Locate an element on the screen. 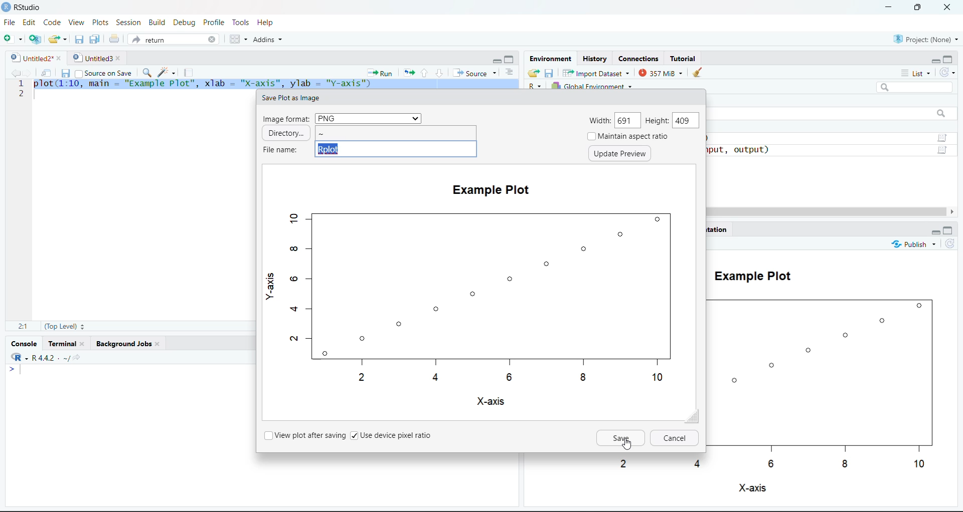 Image resolution: width=963 pixels, height=512 pixels. History is located at coordinates (595, 58).